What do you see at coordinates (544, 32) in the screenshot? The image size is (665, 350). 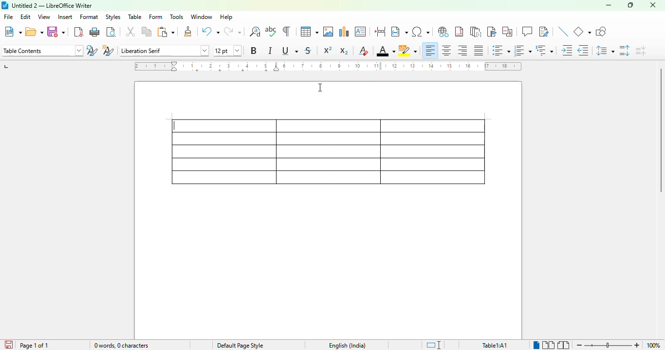 I see `show track changes functions` at bounding box center [544, 32].